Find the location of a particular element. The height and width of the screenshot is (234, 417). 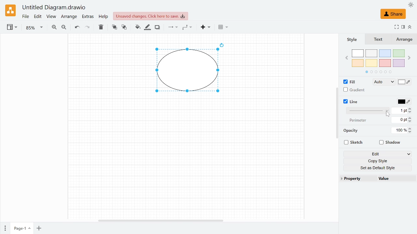

Fill line is located at coordinates (147, 28).